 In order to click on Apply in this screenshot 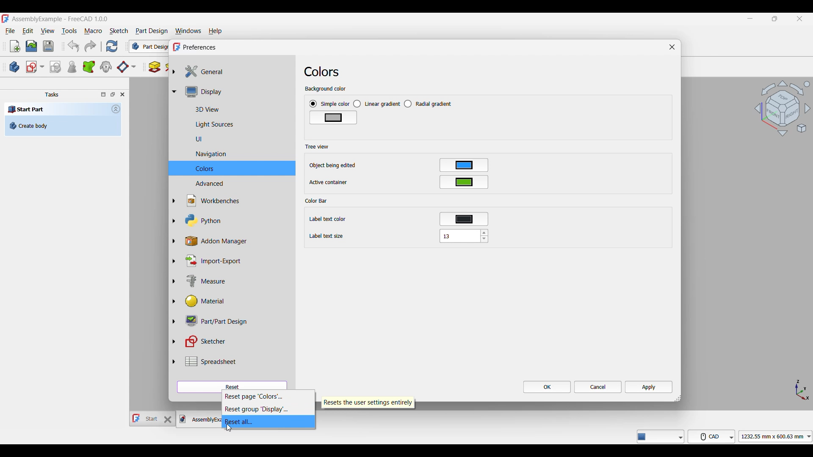, I will do `click(649, 387)`.